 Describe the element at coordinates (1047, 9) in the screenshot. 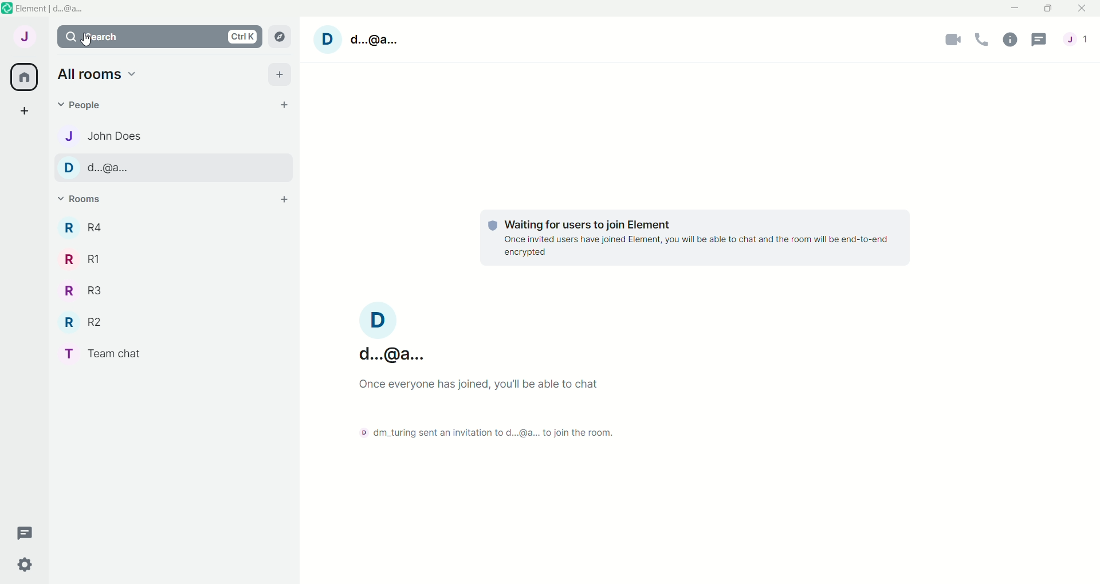

I see `maximize` at that location.